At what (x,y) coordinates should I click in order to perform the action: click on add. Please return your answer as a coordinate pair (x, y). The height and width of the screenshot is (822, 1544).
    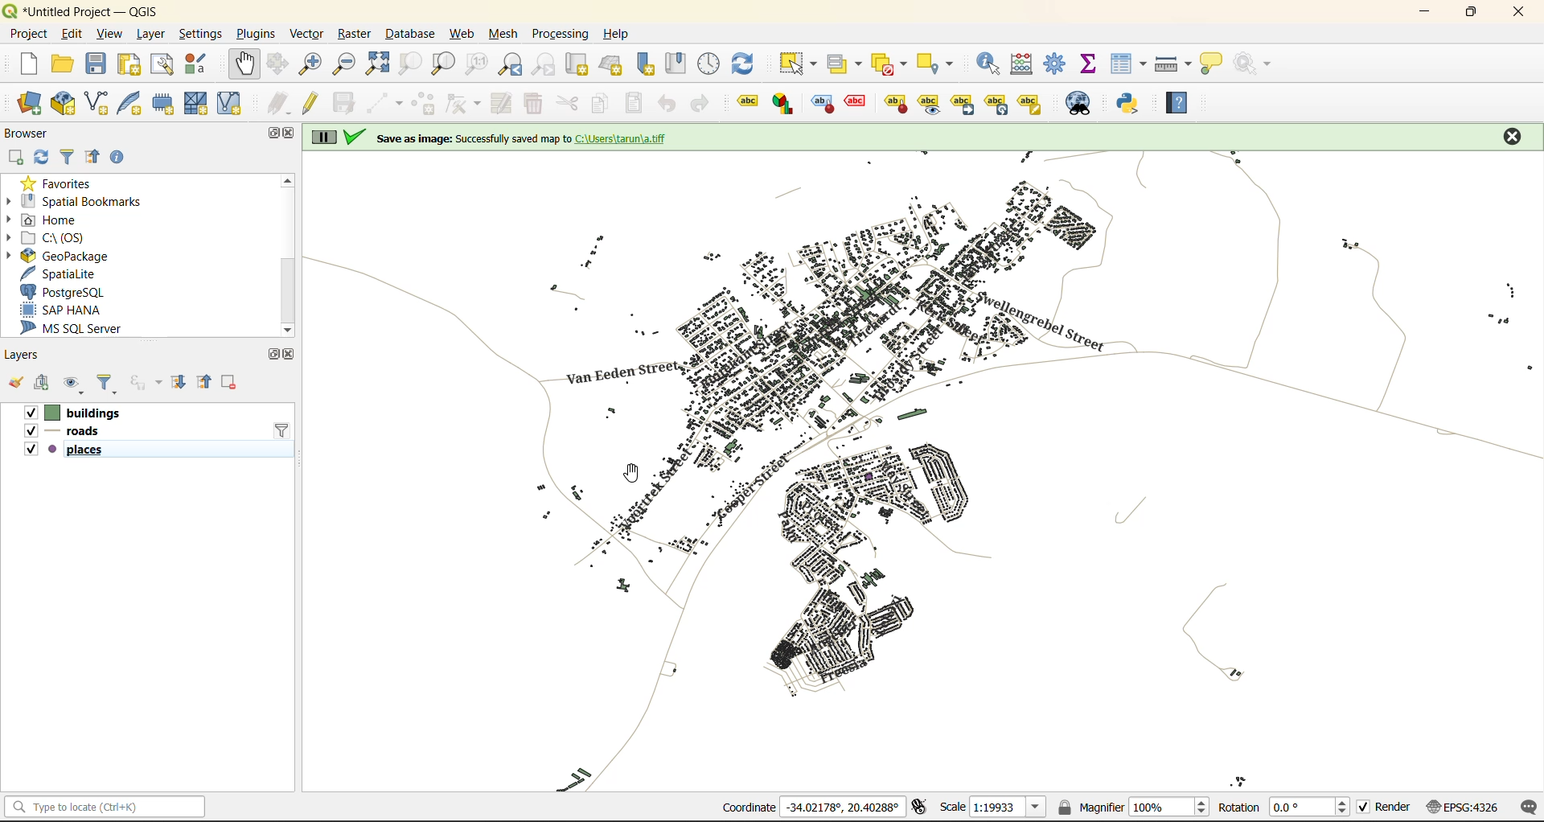
    Looking at the image, I should click on (39, 384).